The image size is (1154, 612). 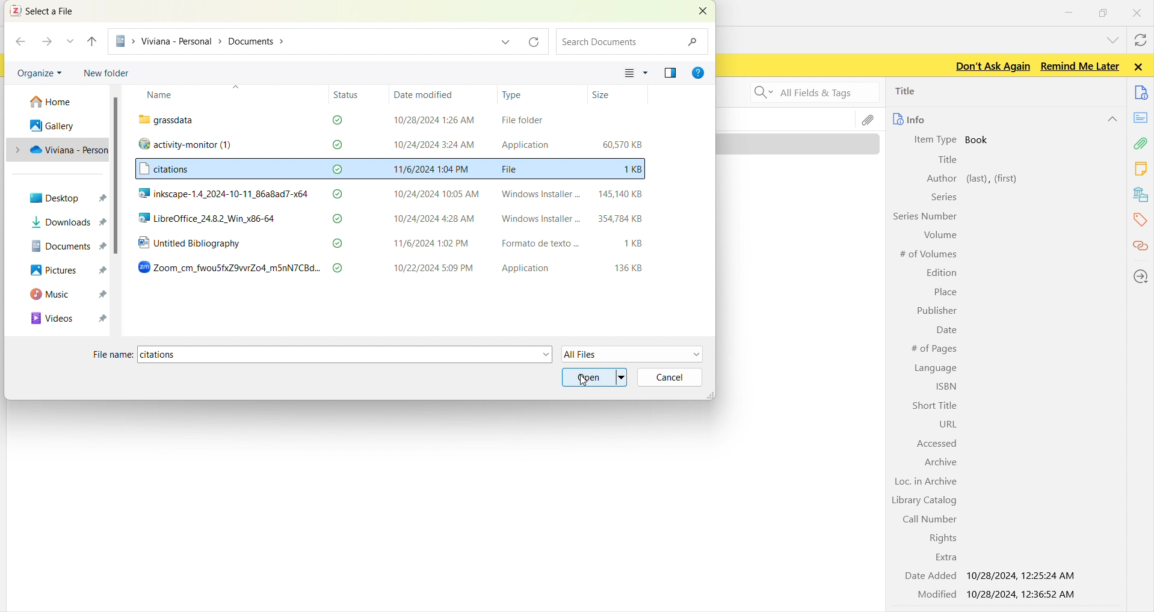 What do you see at coordinates (505, 43) in the screenshot?
I see `dropdown` at bounding box center [505, 43].